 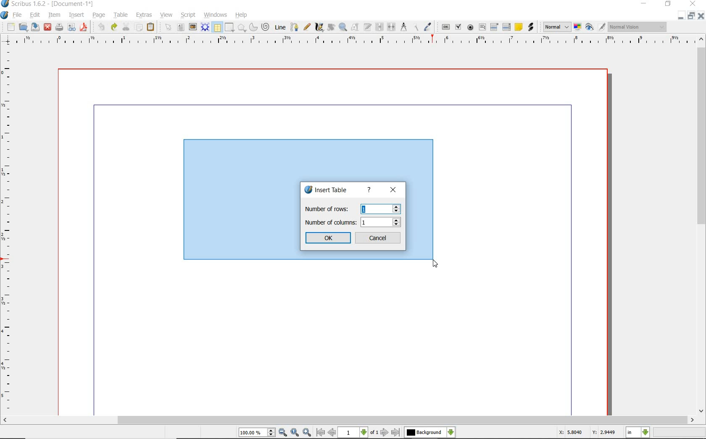 What do you see at coordinates (11, 28) in the screenshot?
I see `new` at bounding box center [11, 28].